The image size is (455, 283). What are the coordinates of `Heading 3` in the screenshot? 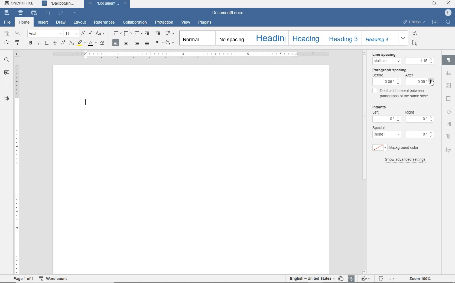 It's located at (343, 38).